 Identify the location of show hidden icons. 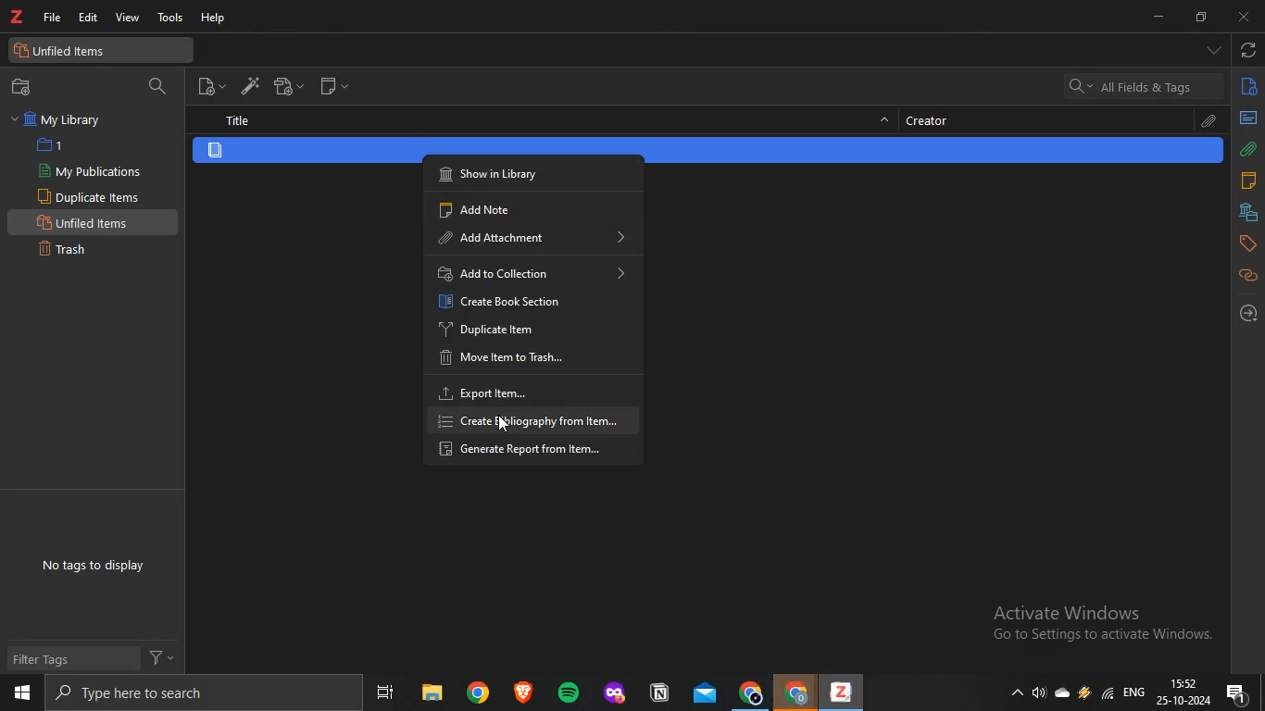
(1014, 691).